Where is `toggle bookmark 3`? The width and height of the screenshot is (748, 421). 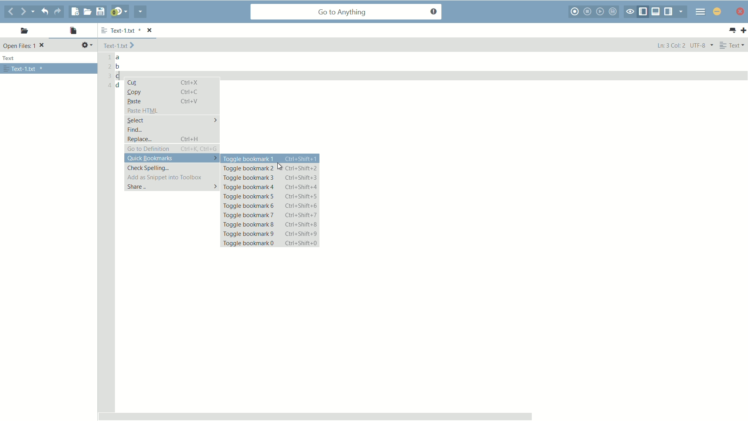
toggle bookmark 3 is located at coordinates (269, 178).